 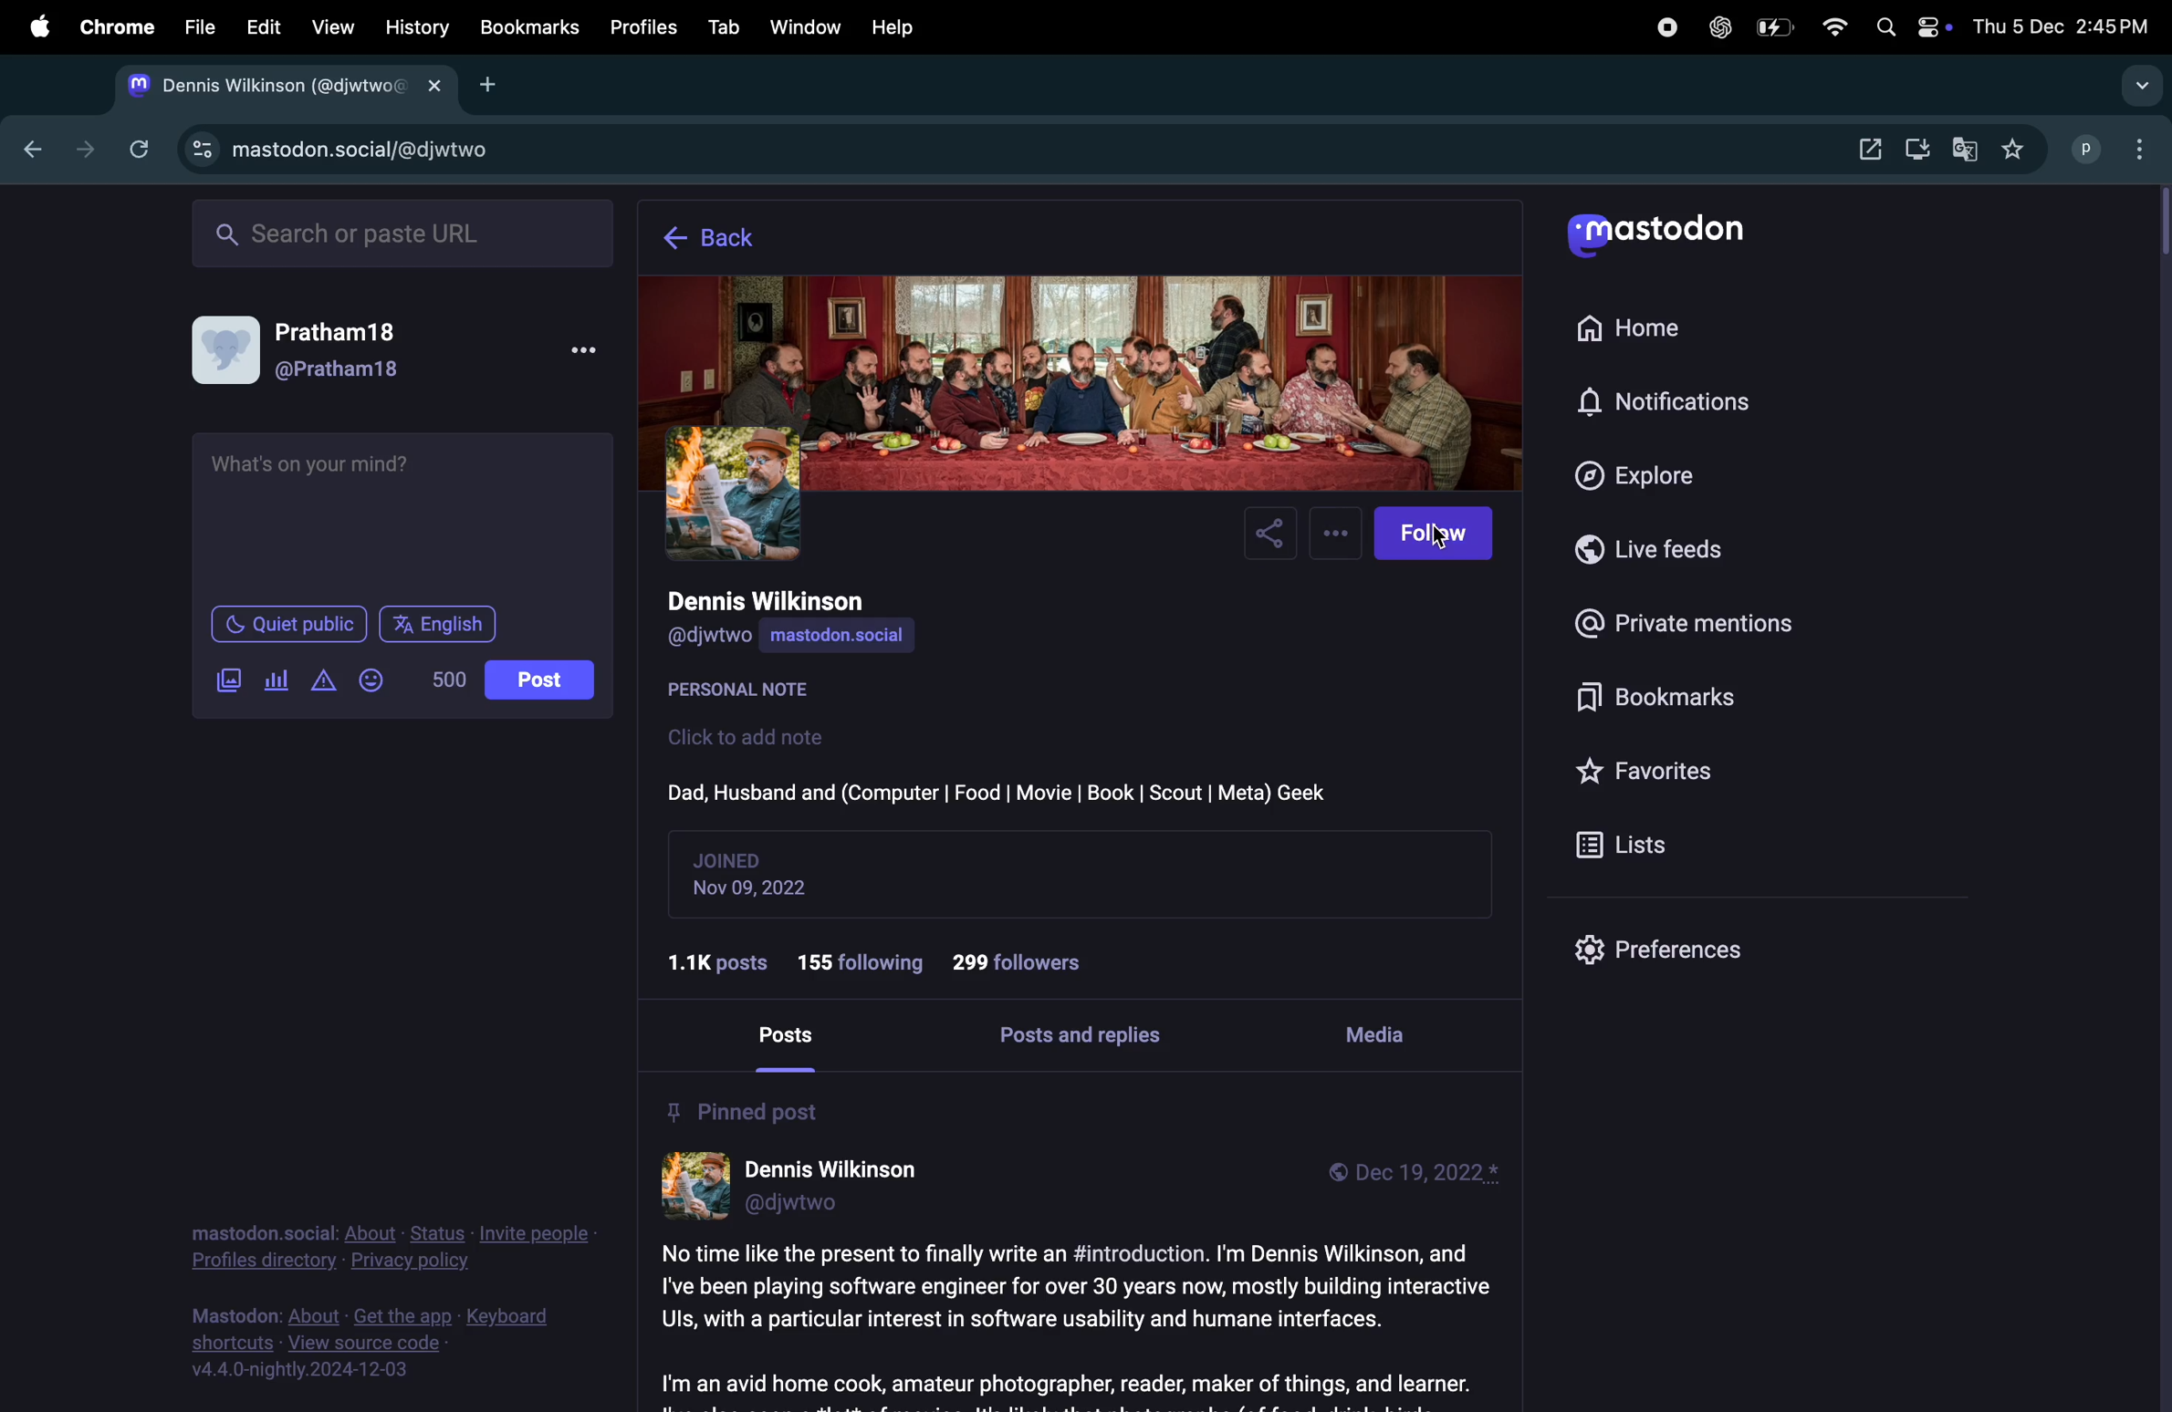 What do you see at coordinates (1773, 28) in the screenshot?
I see `battery` at bounding box center [1773, 28].